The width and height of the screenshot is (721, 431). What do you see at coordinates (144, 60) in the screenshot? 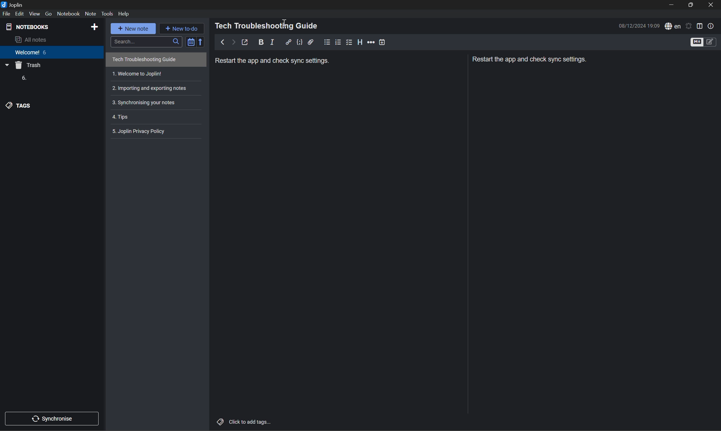
I see `Tech Troubleshooting Guide` at bounding box center [144, 60].